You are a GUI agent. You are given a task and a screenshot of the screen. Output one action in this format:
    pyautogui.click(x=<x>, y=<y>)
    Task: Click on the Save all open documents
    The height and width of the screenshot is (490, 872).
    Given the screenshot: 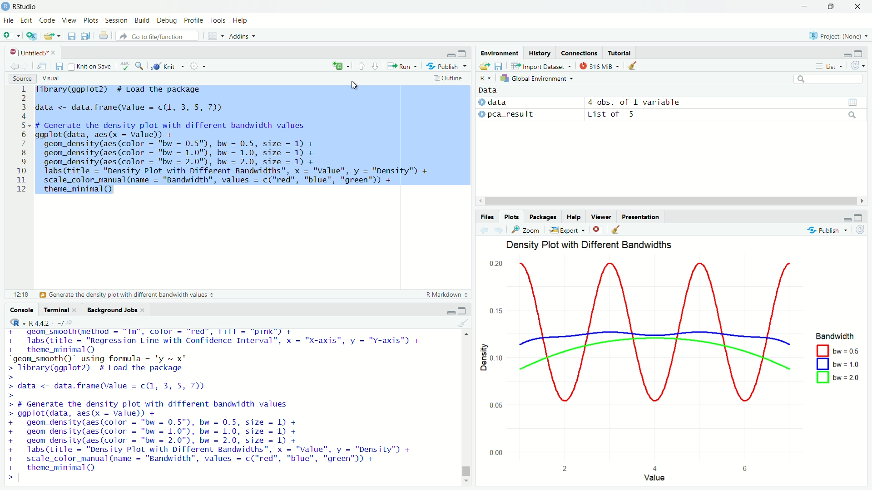 What is the action you would take?
    pyautogui.click(x=86, y=36)
    